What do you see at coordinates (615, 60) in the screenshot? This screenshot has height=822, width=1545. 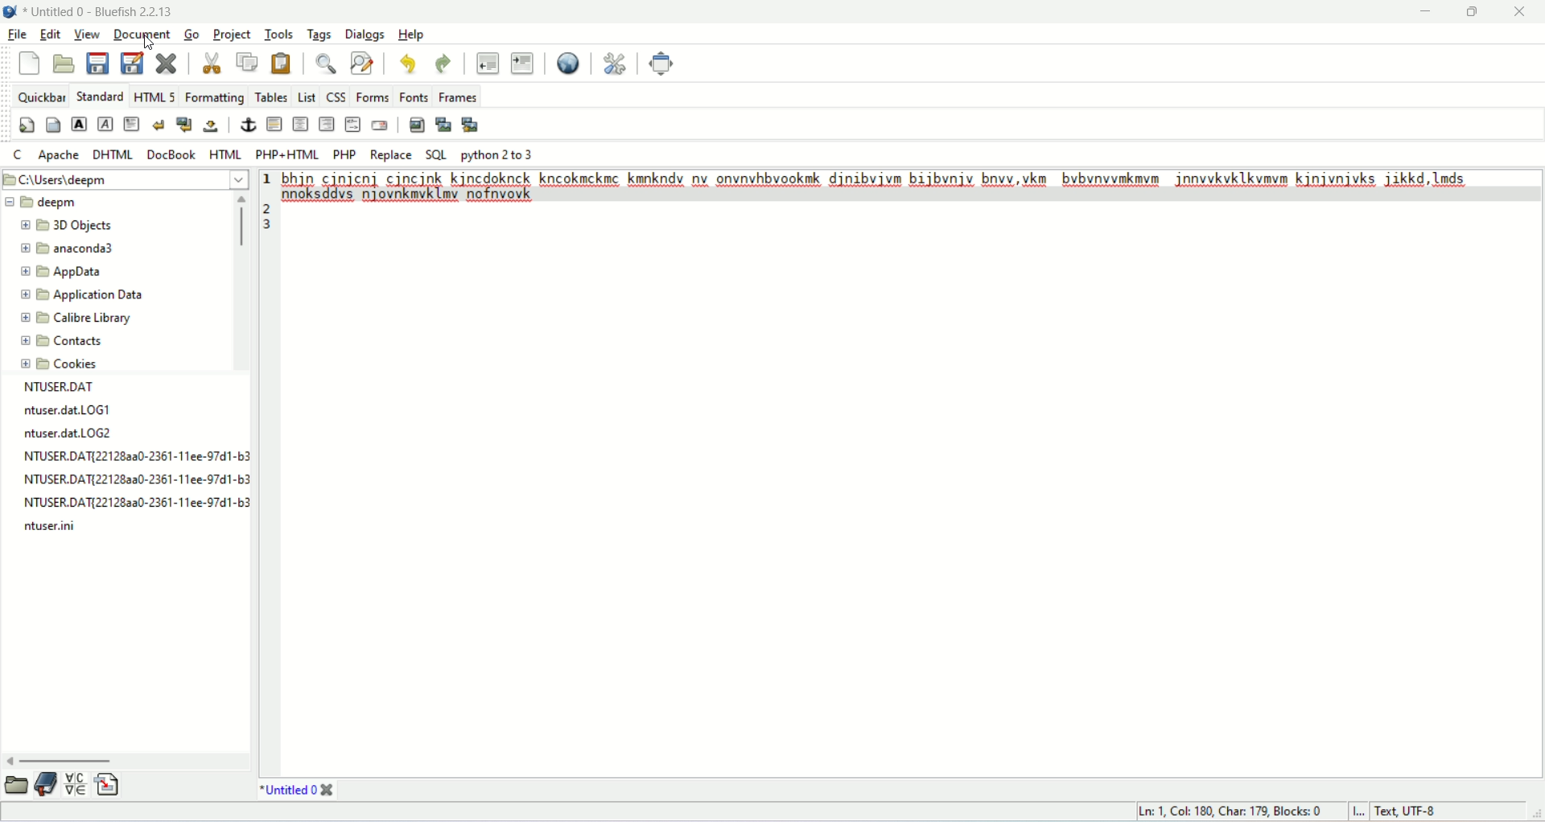 I see `edit preferences` at bounding box center [615, 60].